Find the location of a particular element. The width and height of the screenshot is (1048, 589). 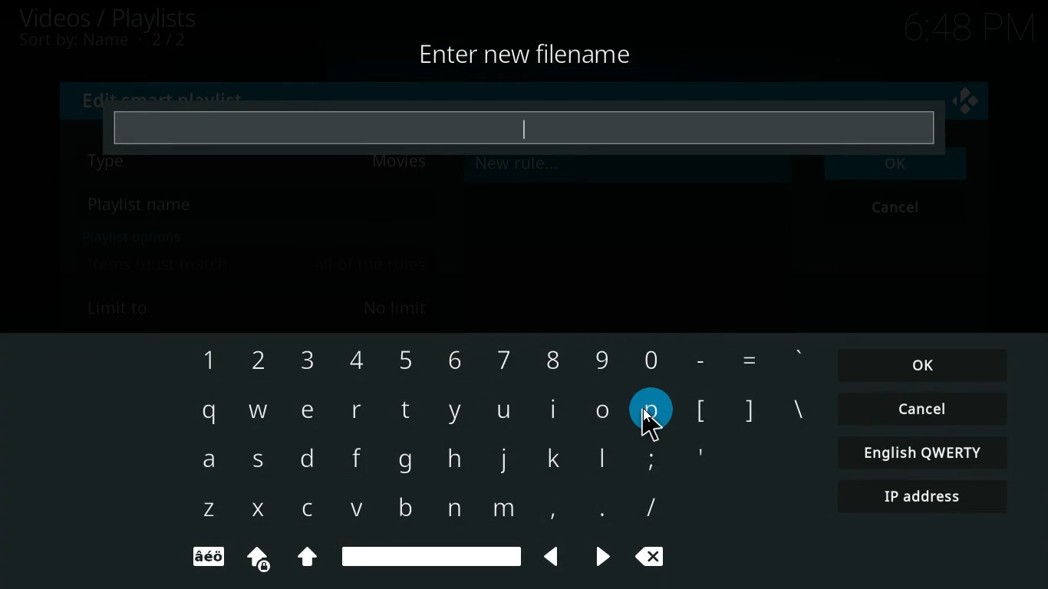

t is located at coordinates (404, 410).